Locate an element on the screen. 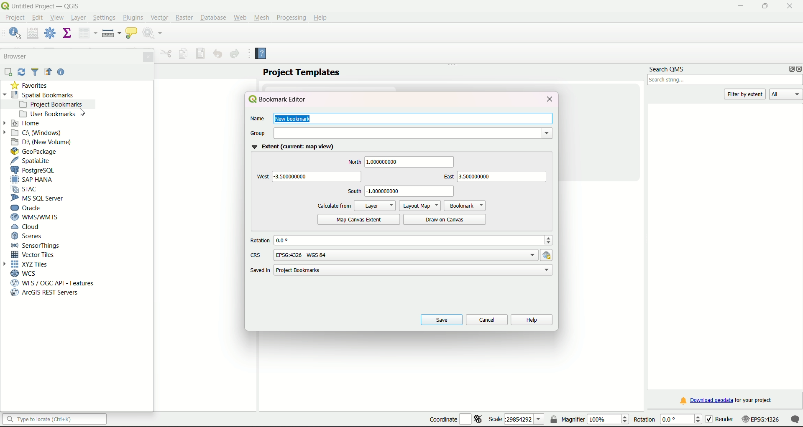 This screenshot has width=803, height=427. help is located at coordinates (532, 320).